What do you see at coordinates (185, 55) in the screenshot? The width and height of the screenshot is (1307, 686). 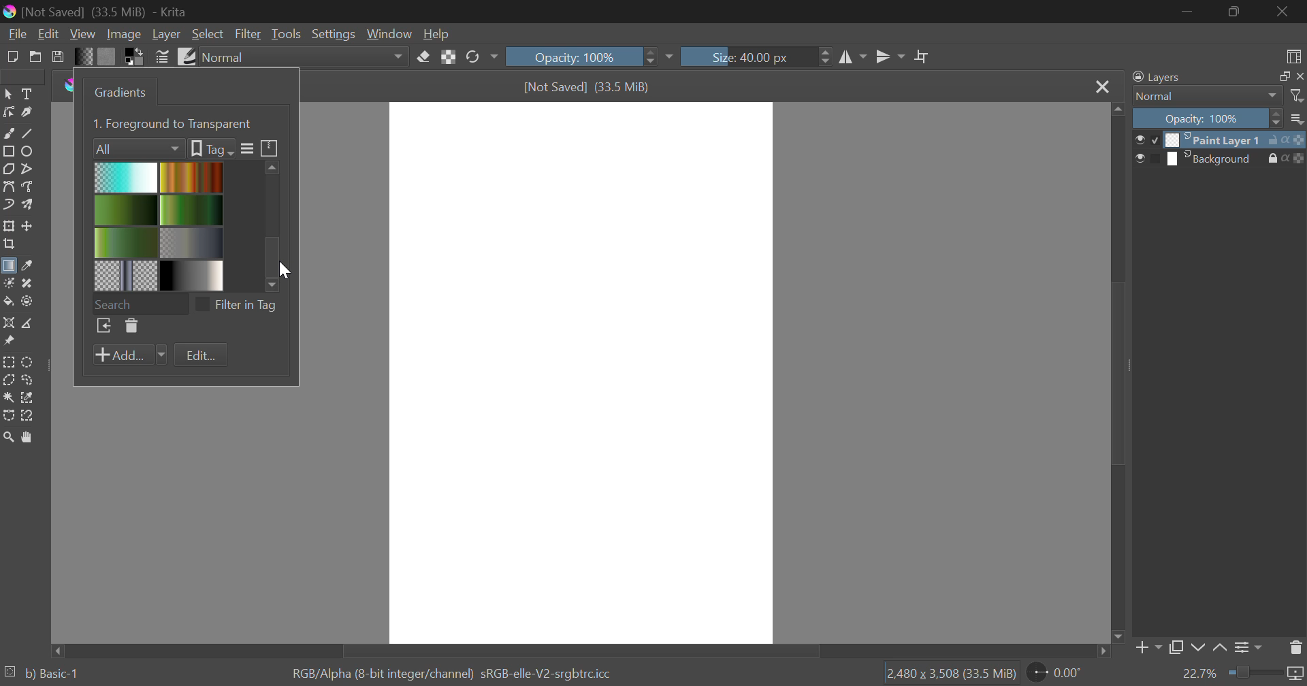 I see `Brush Presets` at bounding box center [185, 55].